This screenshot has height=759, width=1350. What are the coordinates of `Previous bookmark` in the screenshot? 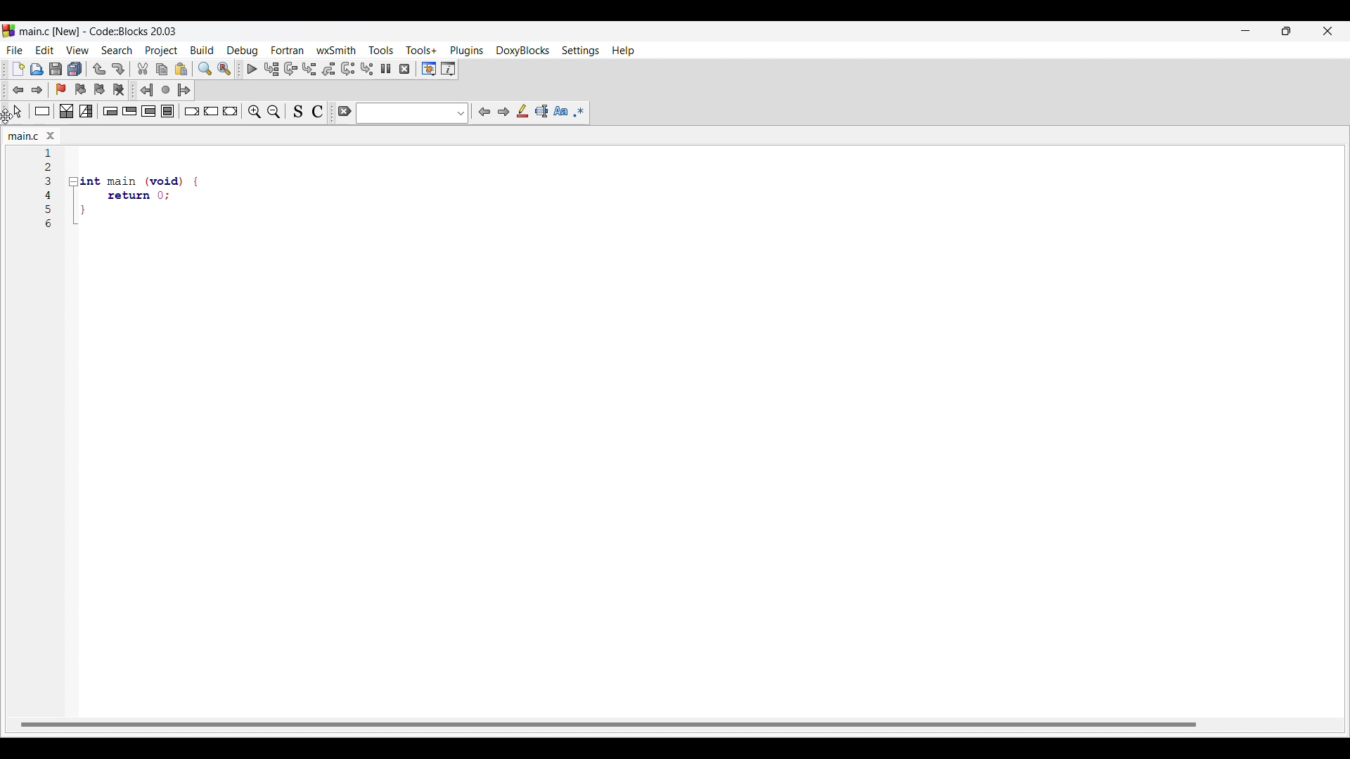 It's located at (81, 89).